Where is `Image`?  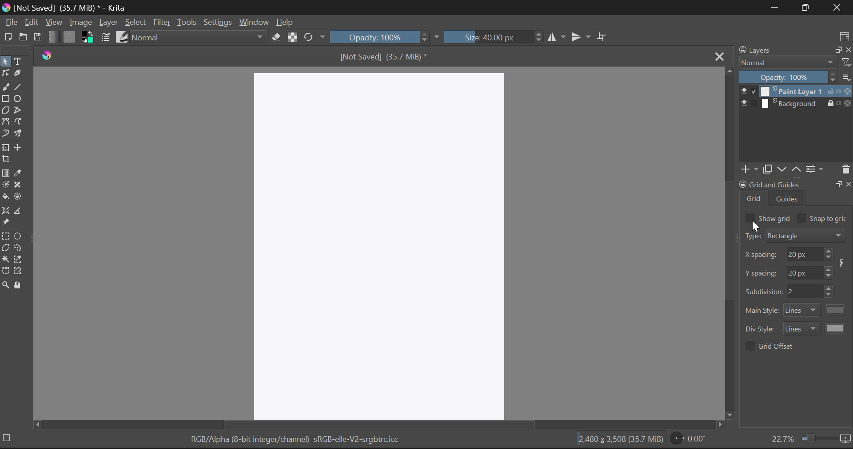
Image is located at coordinates (80, 22).